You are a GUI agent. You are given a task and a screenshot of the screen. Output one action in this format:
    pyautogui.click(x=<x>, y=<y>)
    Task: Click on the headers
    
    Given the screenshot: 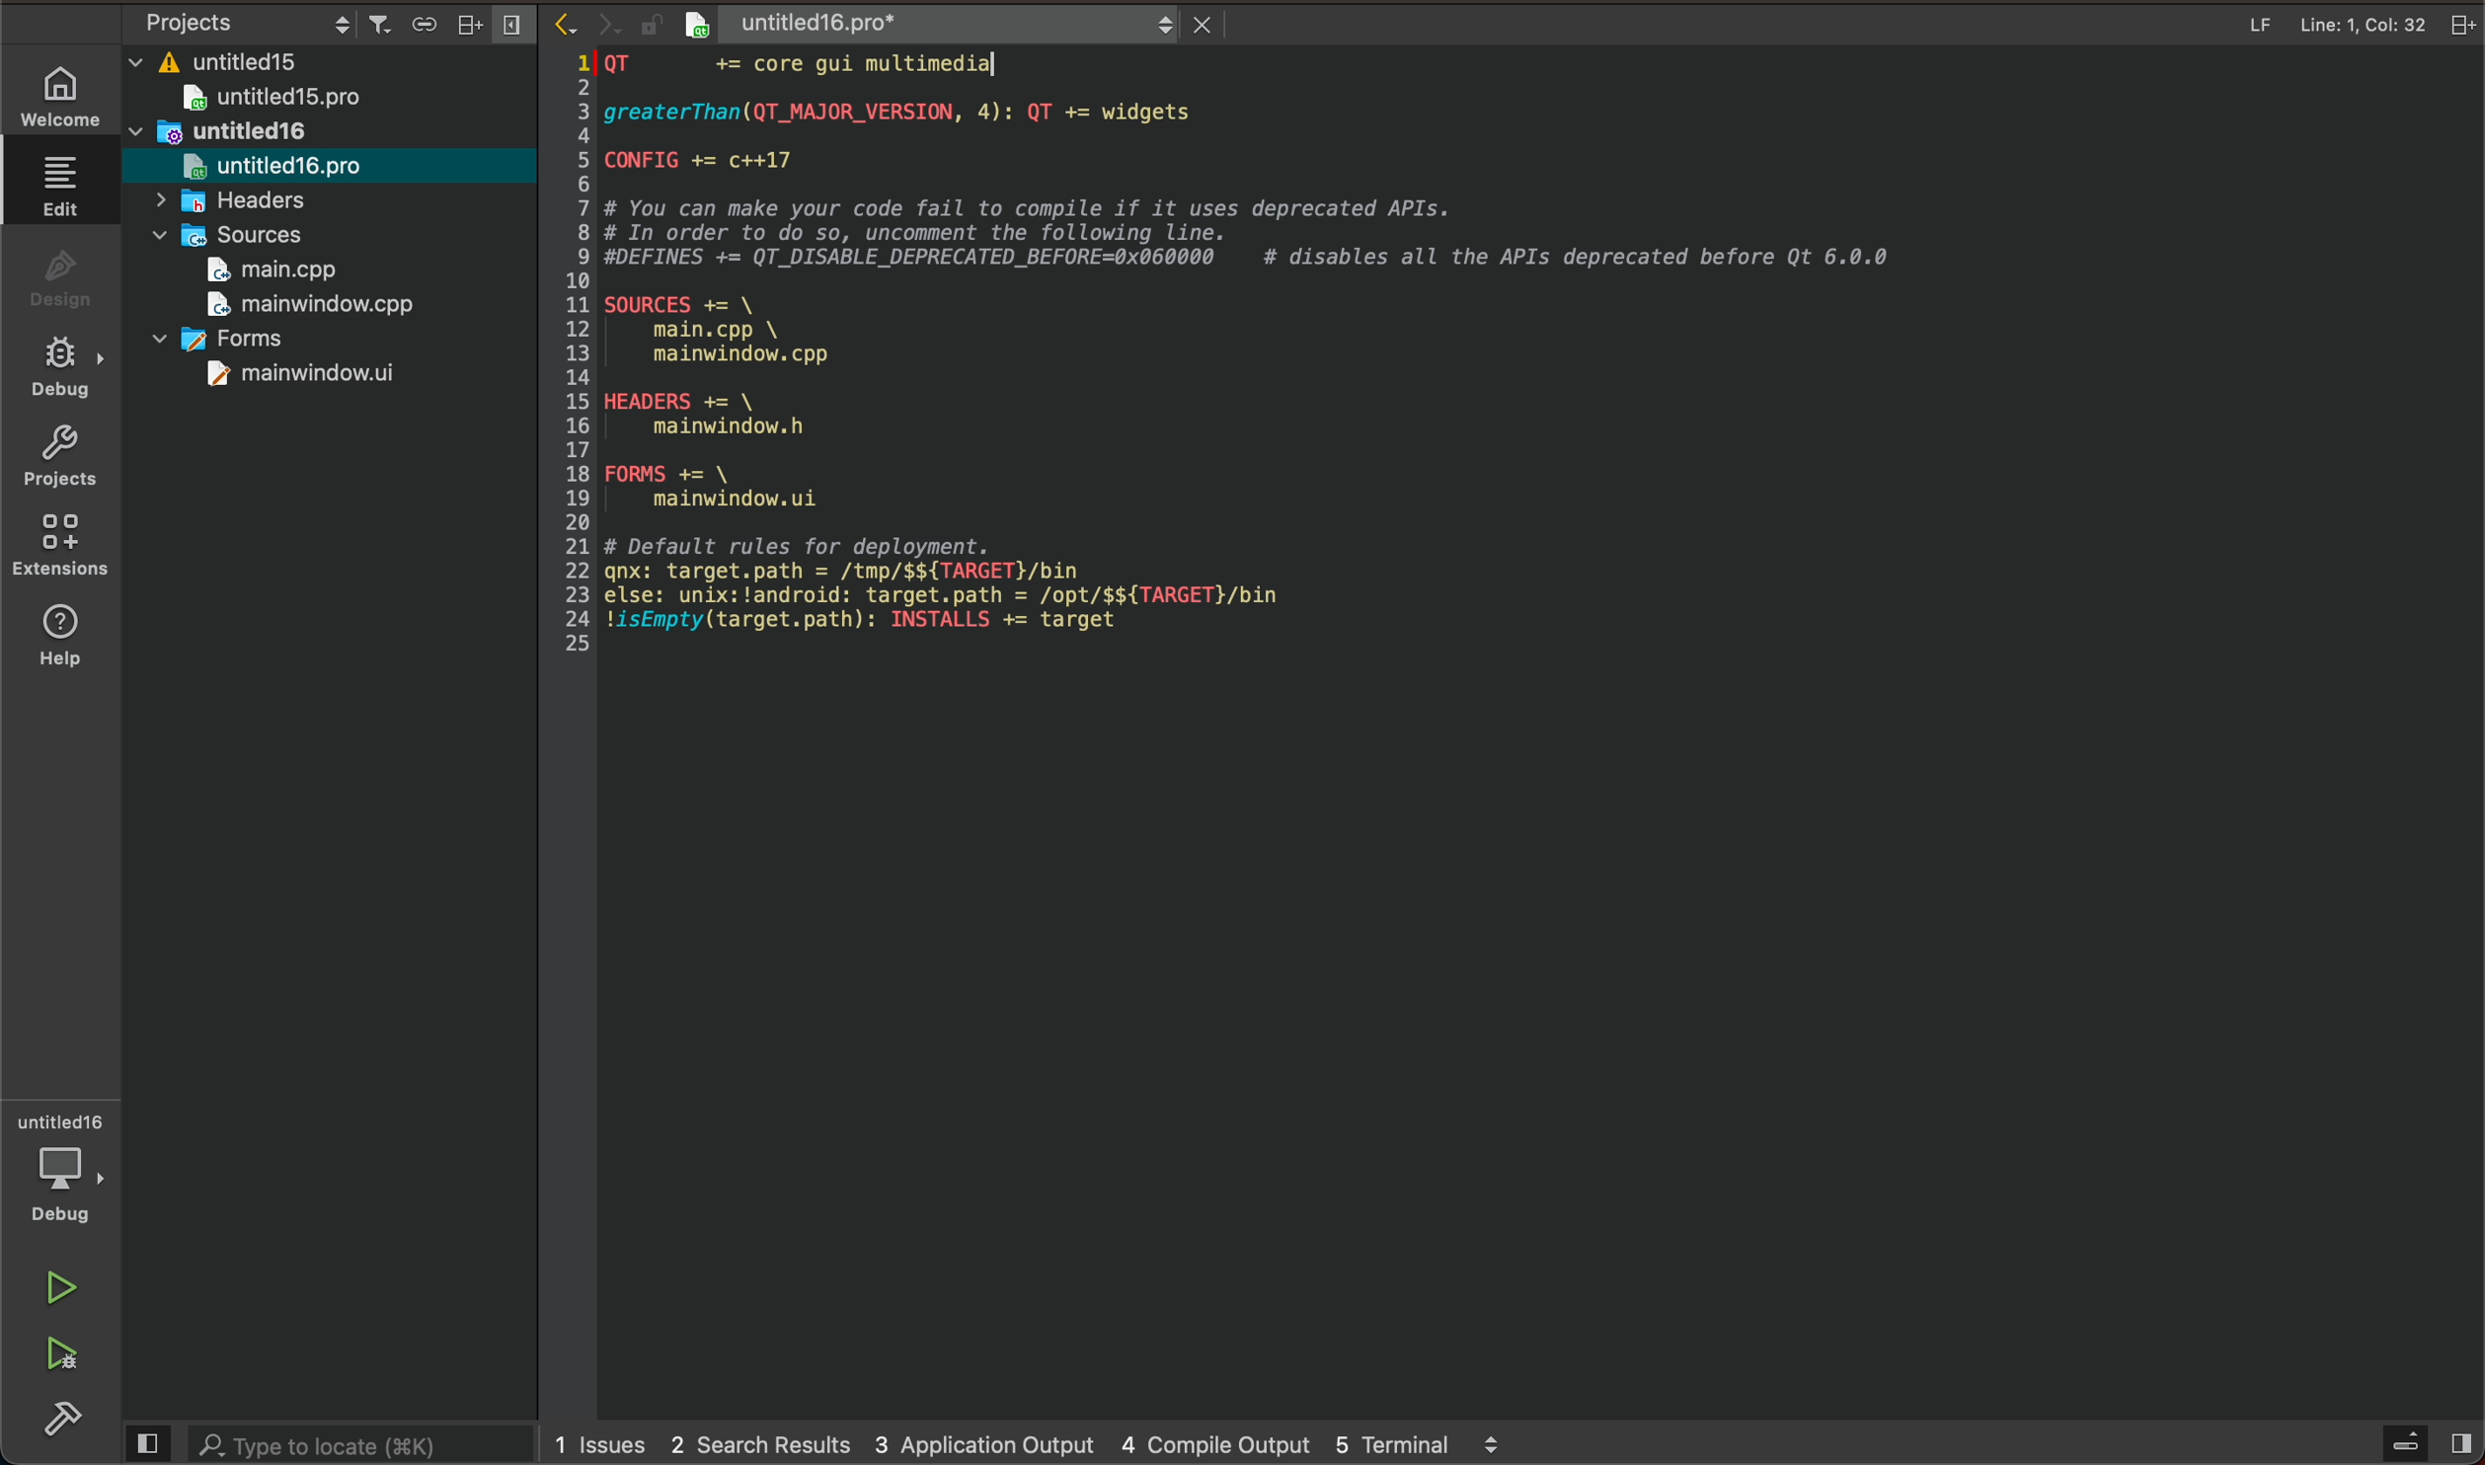 What is the action you would take?
    pyautogui.click(x=251, y=202)
    